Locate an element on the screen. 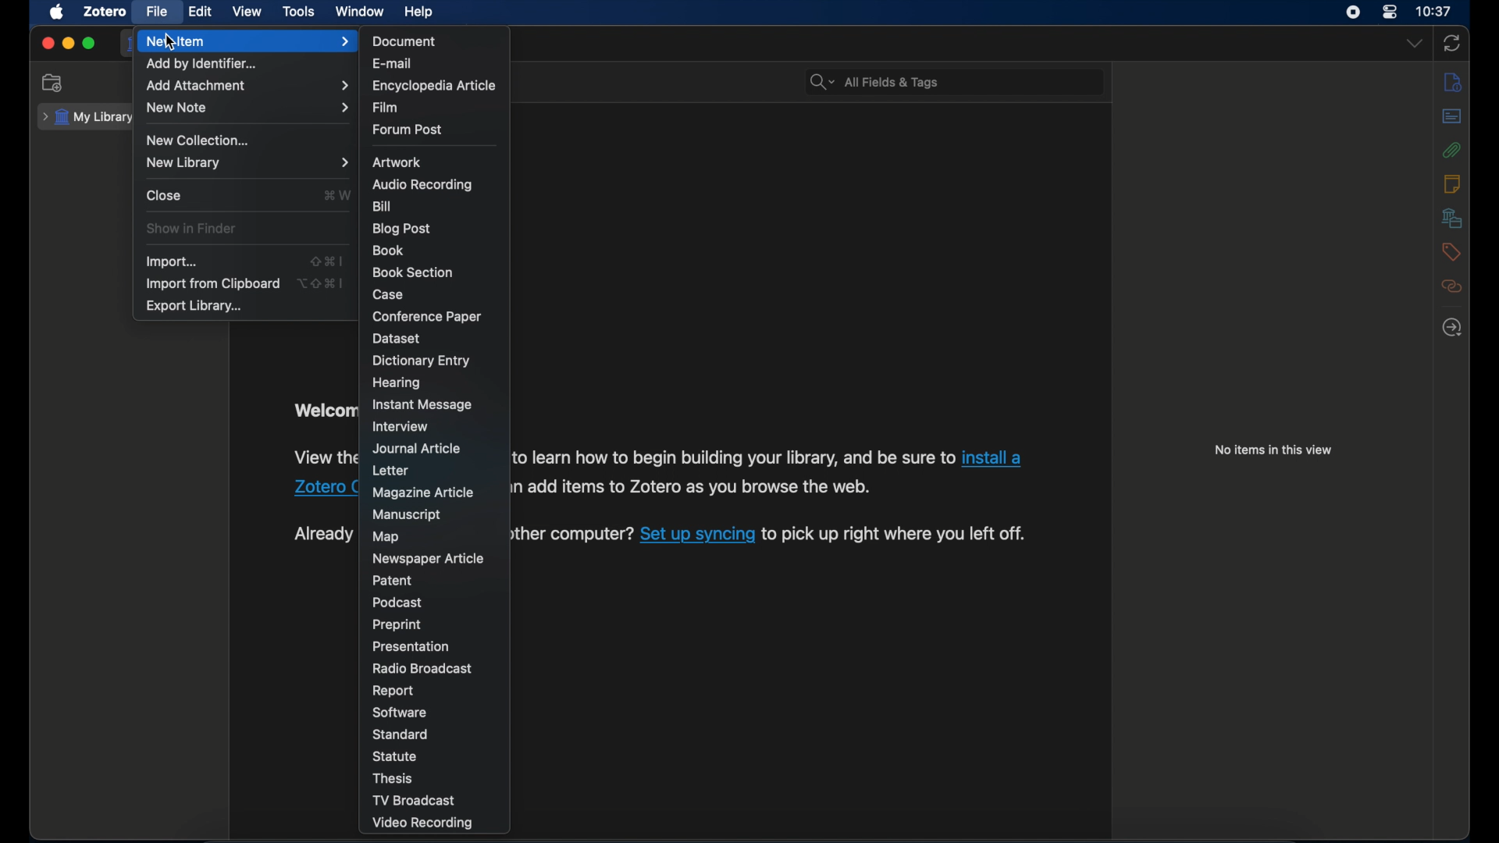 Image resolution: width=1499 pixels, height=843 pixels. no items in this view is located at coordinates (1275, 450).